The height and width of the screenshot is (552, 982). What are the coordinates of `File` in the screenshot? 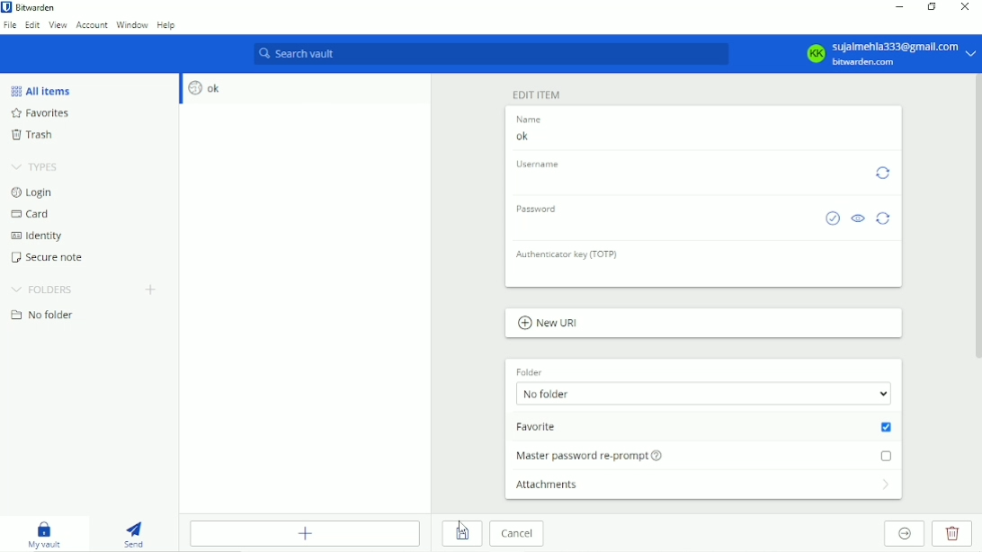 It's located at (10, 26).